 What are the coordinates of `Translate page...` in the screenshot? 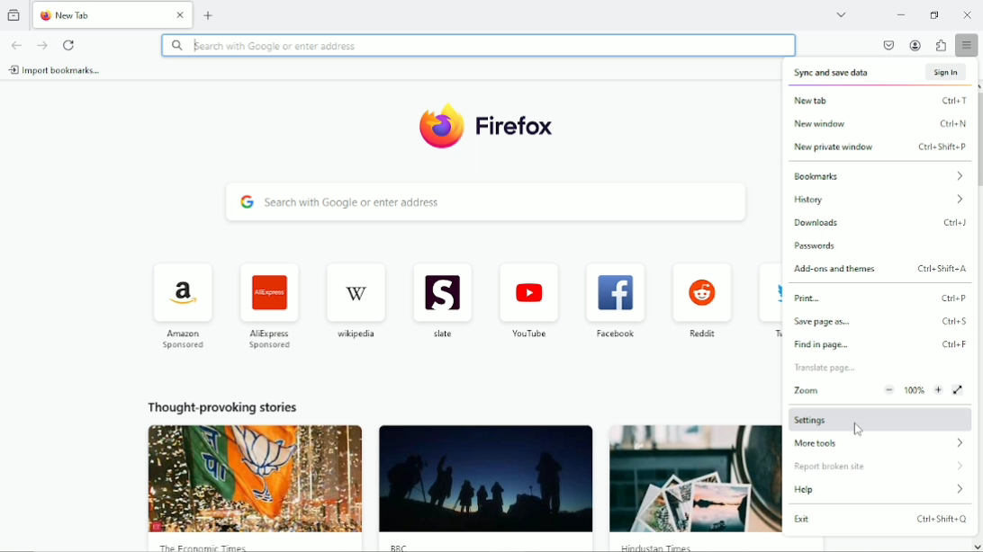 It's located at (830, 368).